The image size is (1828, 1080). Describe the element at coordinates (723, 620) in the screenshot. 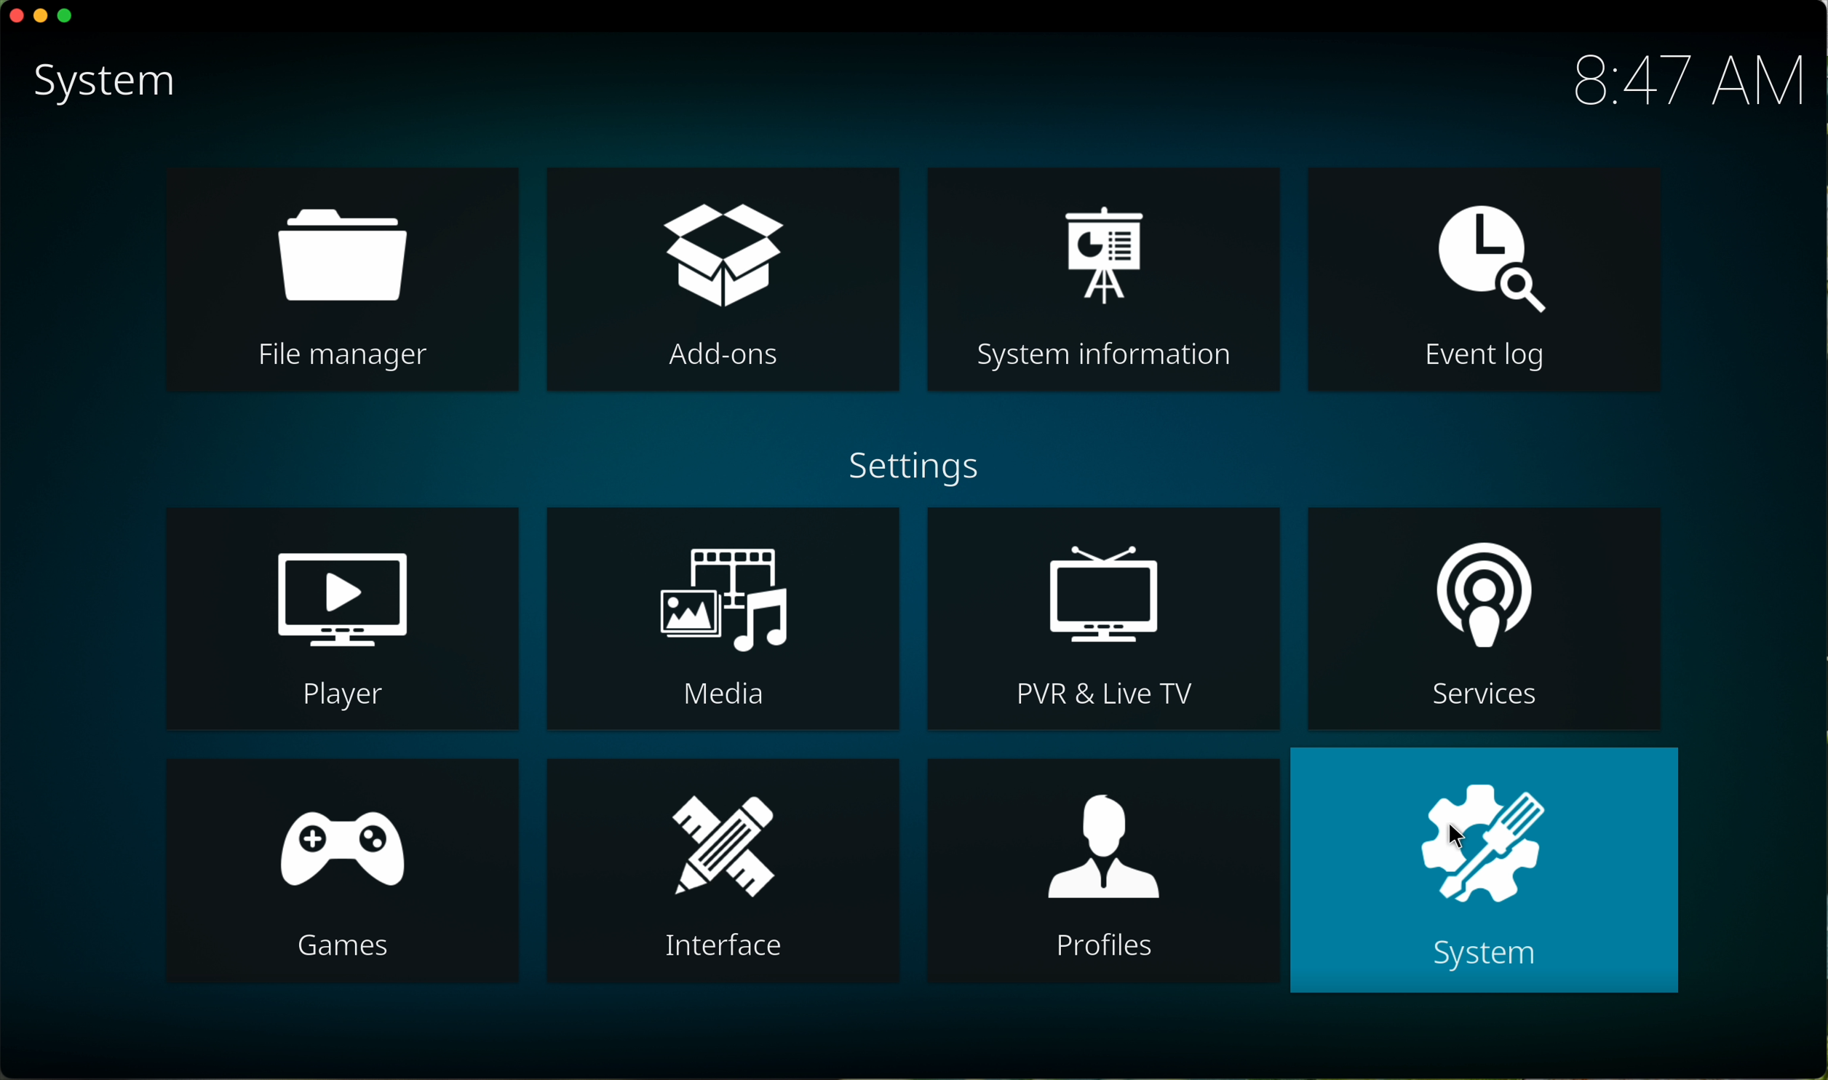

I see `media` at that location.